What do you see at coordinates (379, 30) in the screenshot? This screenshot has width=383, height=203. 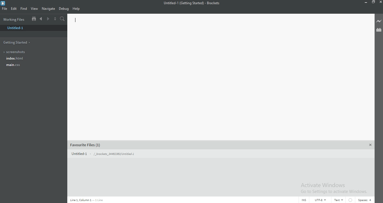 I see `Extension Manager` at bounding box center [379, 30].